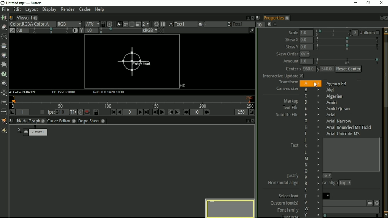 The image size is (388, 218). I want to click on Minimize/maximize all panels, so click(276, 24).